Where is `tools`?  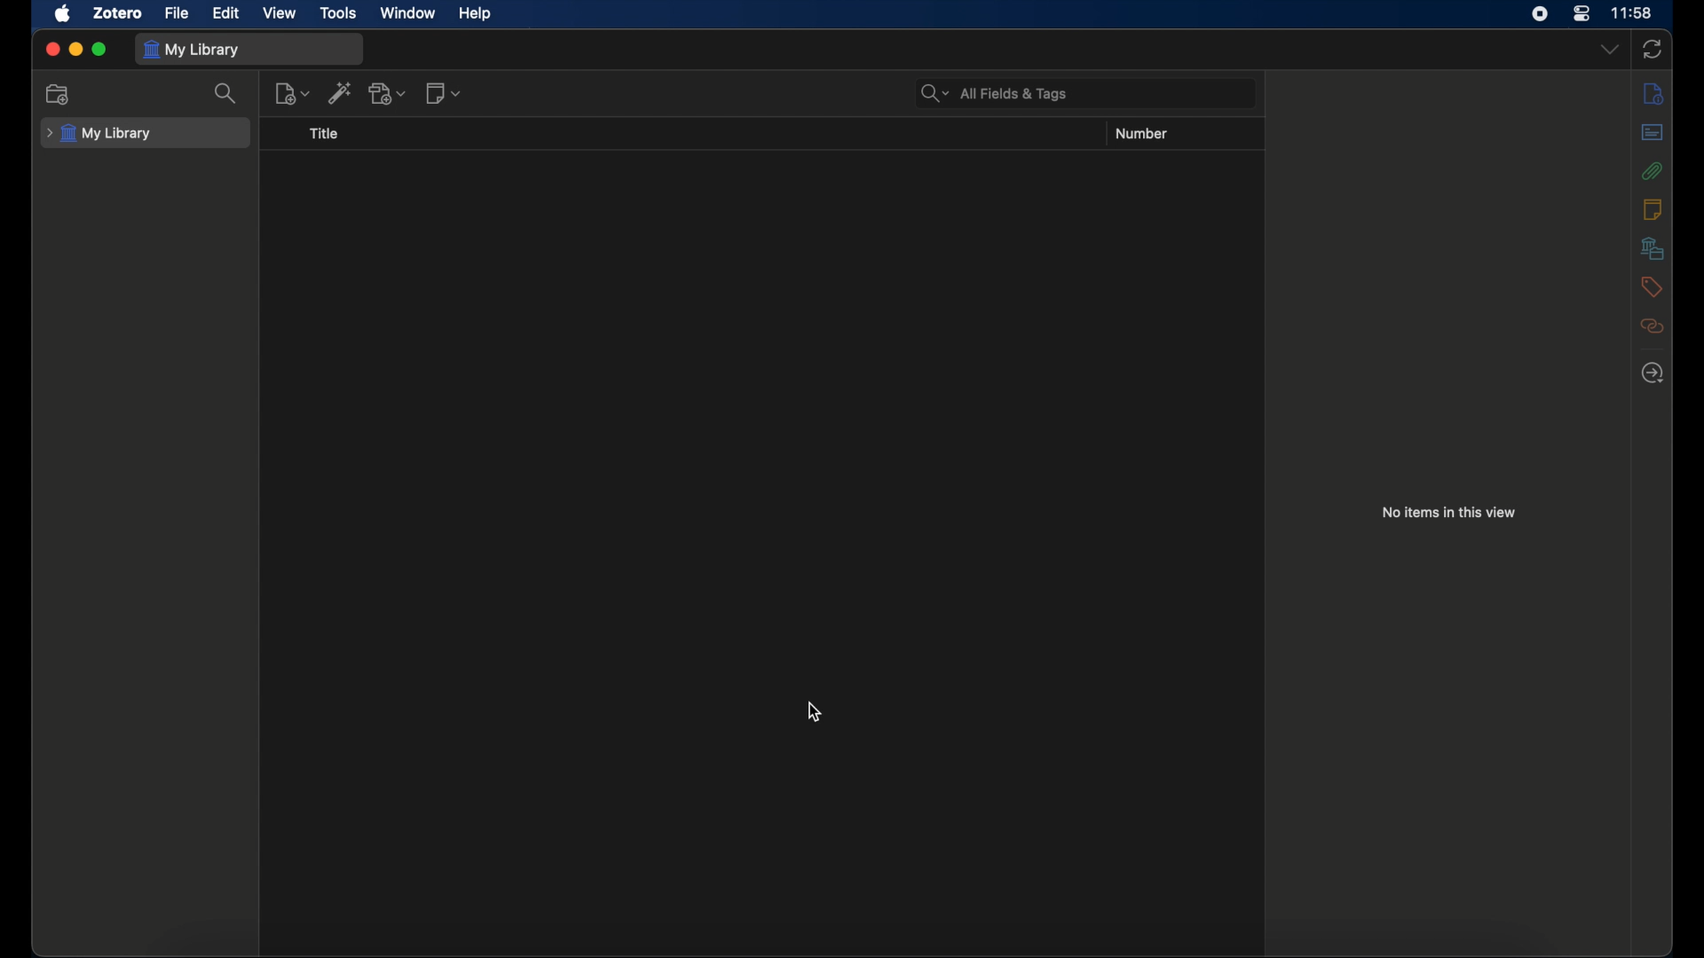 tools is located at coordinates (340, 12).